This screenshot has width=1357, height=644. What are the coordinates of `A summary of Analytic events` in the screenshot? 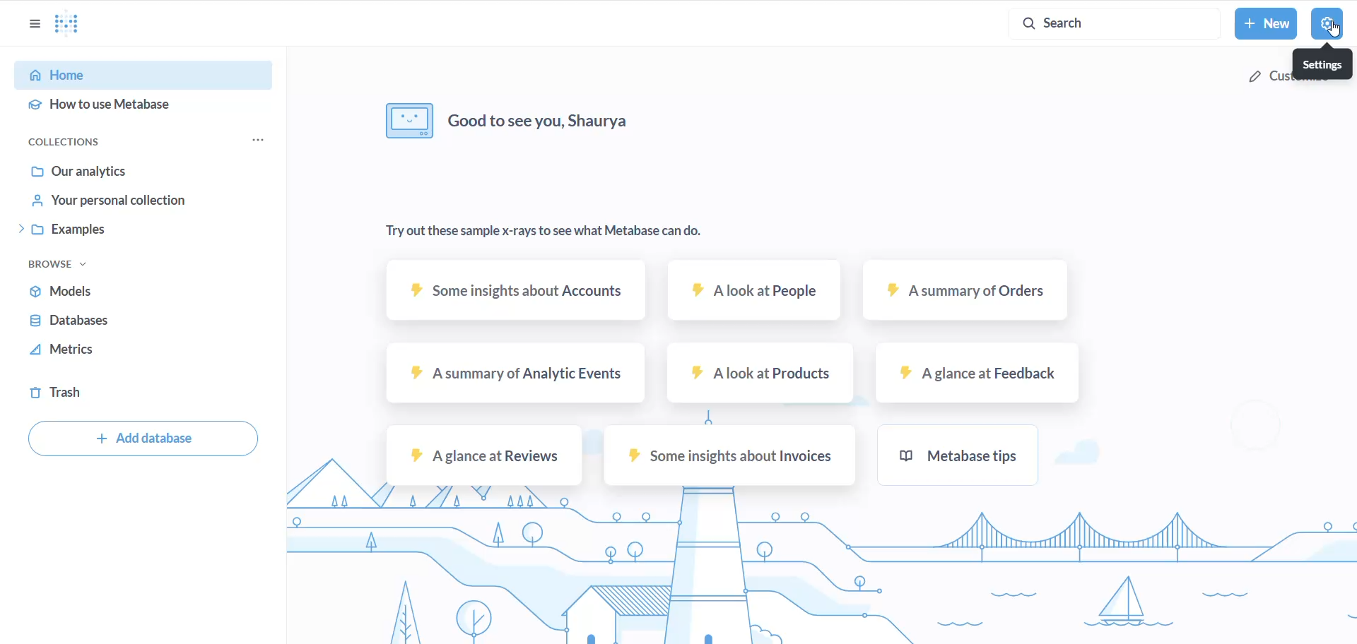 It's located at (514, 376).